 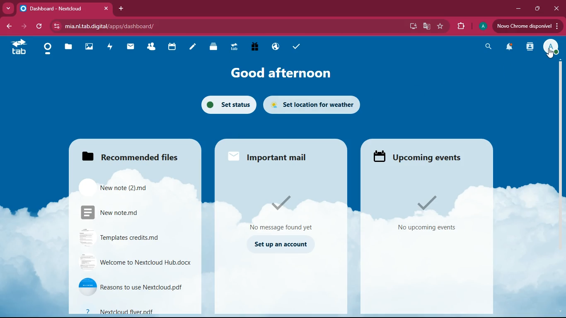 I want to click on friends, so click(x=151, y=47).